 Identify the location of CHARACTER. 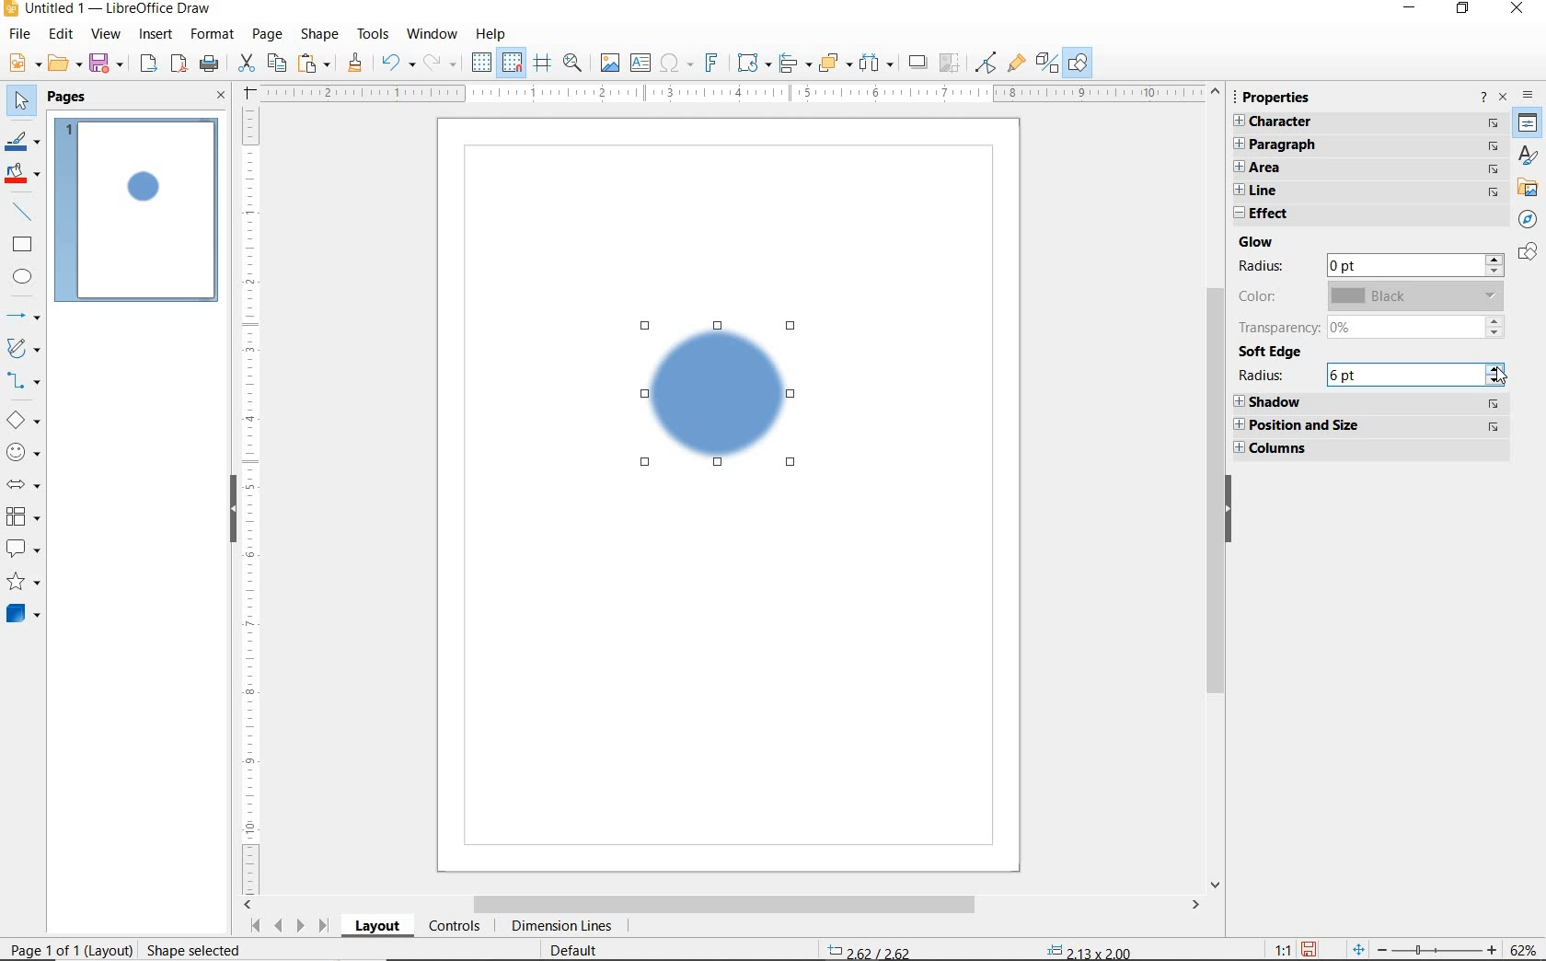
(1356, 123).